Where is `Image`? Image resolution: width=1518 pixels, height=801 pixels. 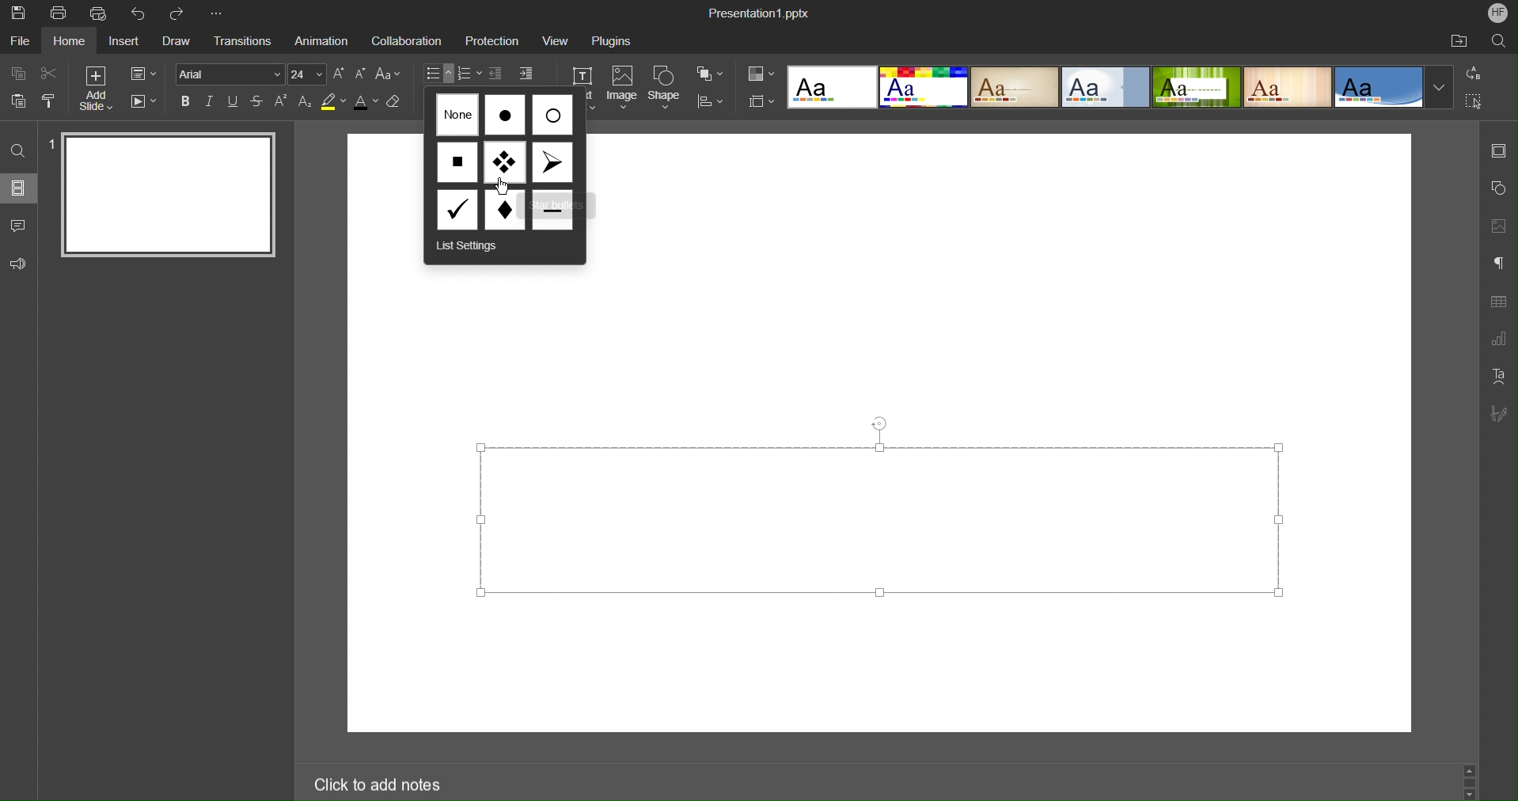
Image is located at coordinates (621, 88).